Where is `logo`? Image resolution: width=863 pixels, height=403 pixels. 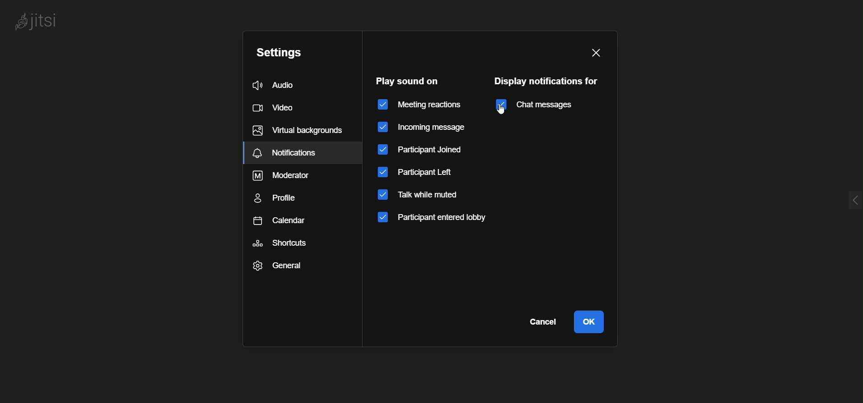
logo is located at coordinates (49, 19).